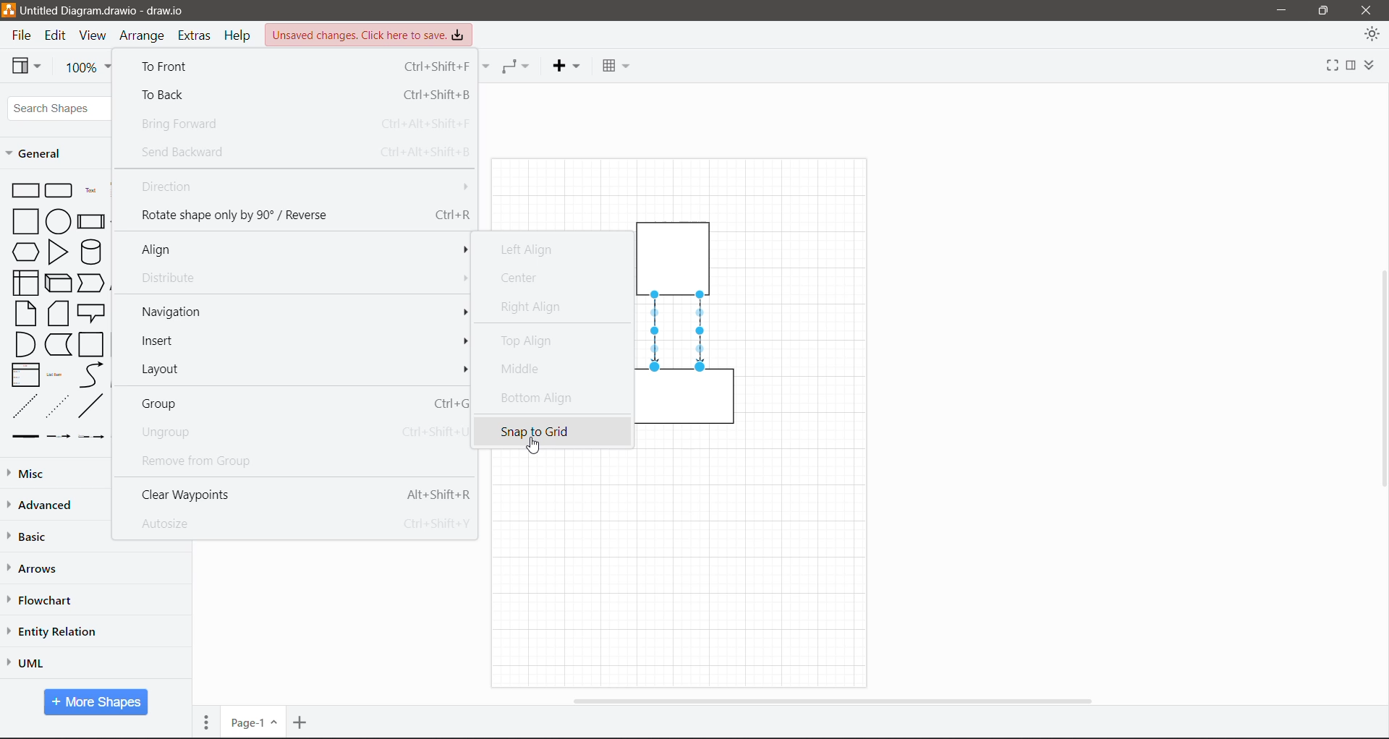 The height and width of the screenshot is (739, 1389). What do you see at coordinates (683, 255) in the screenshot?
I see `container` at bounding box center [683, 255].